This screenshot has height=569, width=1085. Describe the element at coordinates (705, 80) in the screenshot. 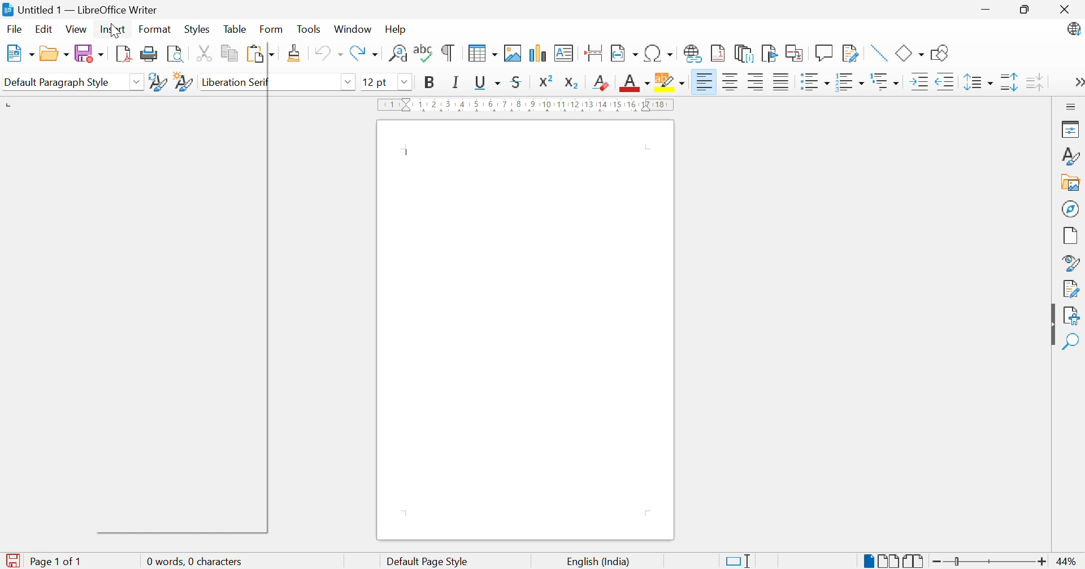

I see `Align left` at that location.